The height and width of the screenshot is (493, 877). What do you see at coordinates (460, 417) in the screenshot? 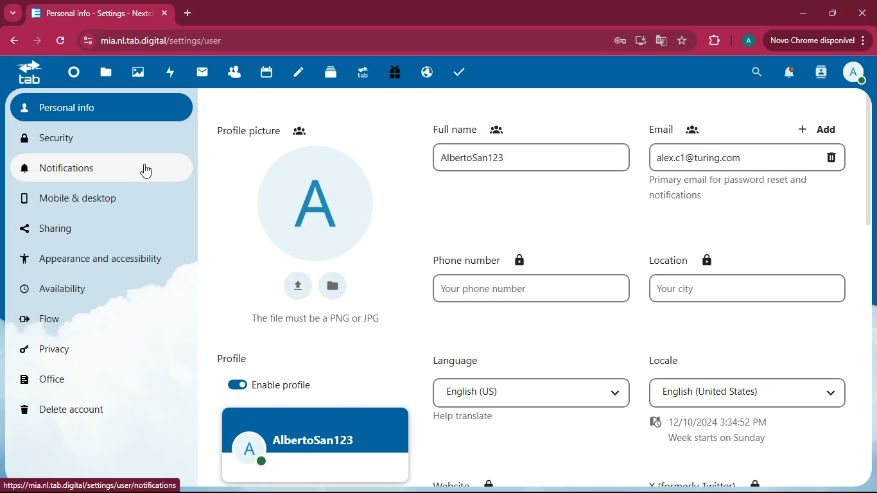
I see `help` at bounding box center [460, 417].